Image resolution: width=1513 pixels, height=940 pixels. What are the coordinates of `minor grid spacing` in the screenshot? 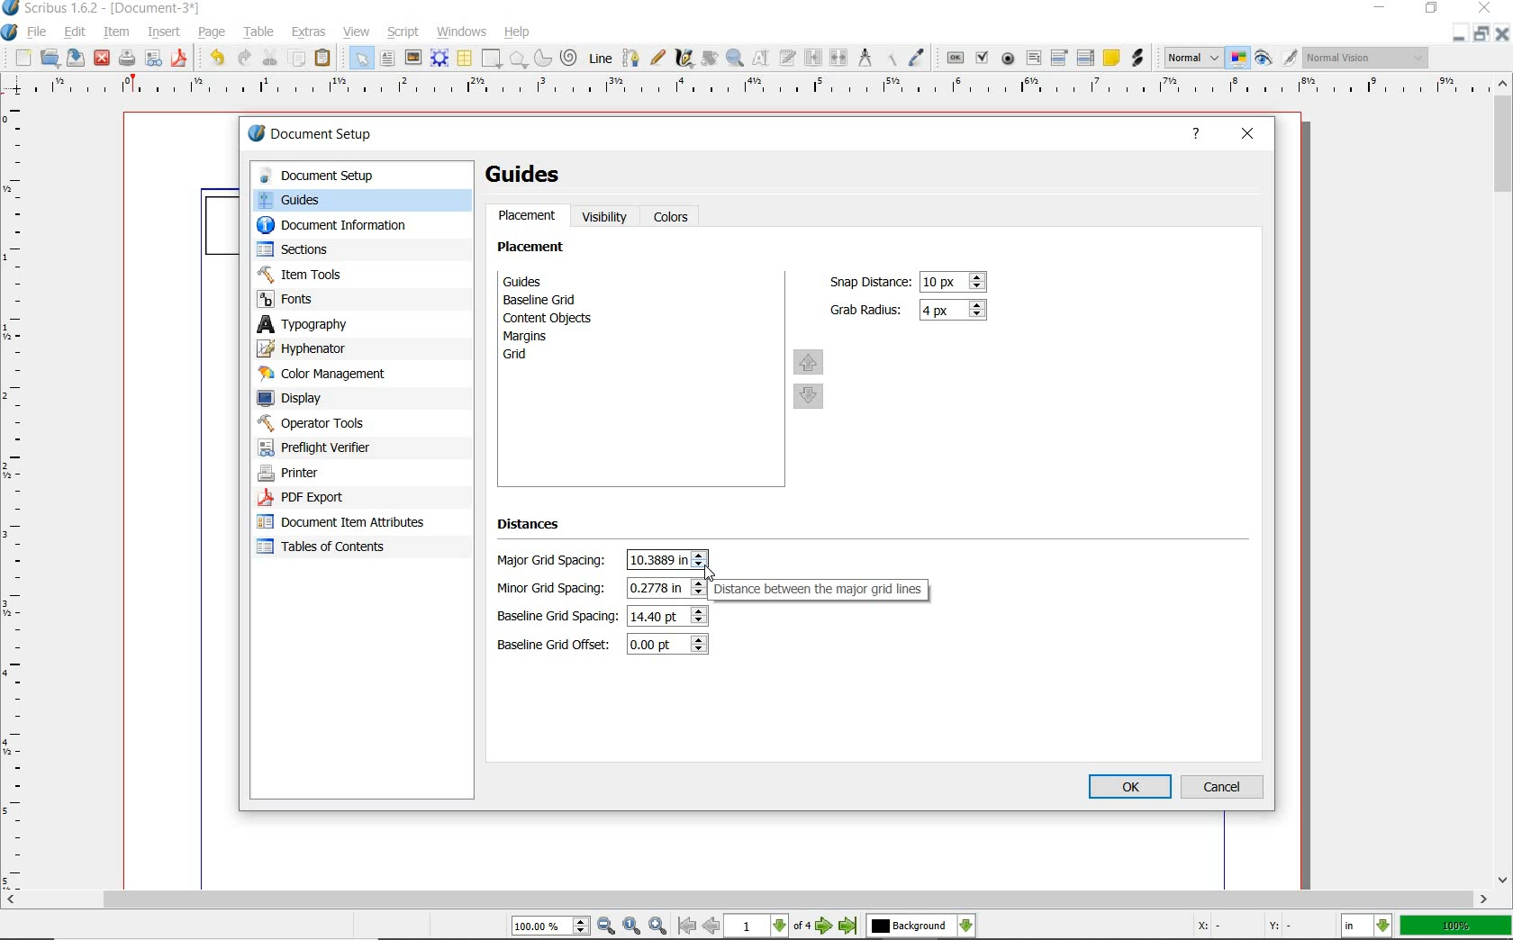 It's located at (666, 587).